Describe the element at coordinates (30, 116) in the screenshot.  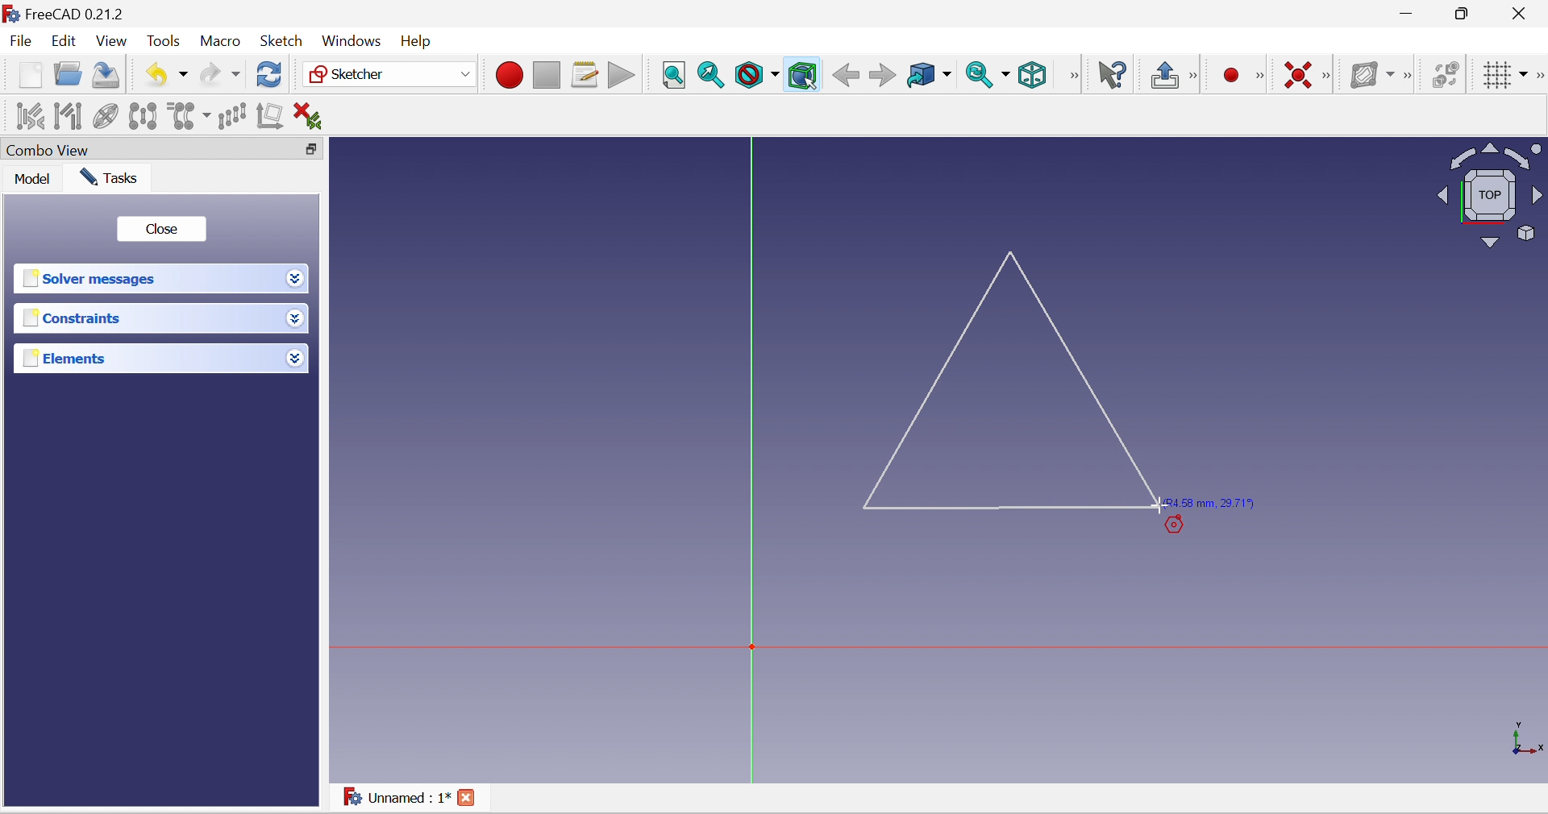
I see `Select associated constraints` at that location.